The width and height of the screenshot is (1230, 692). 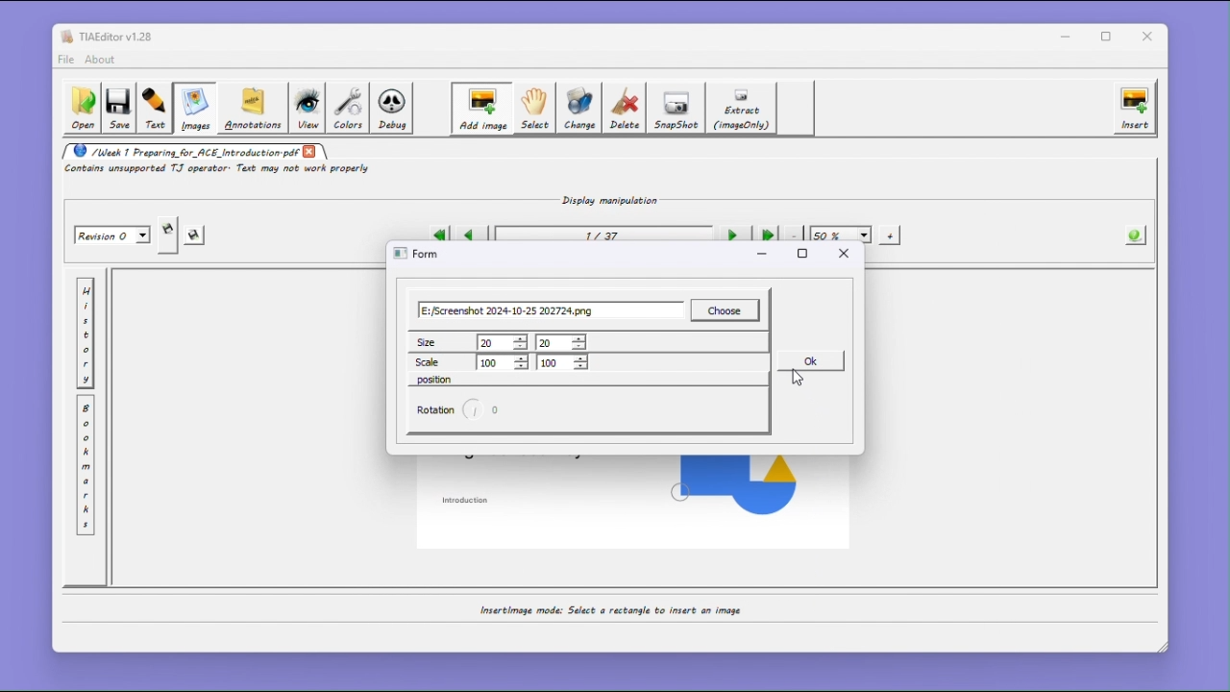 What do you see at coordinates (762, 258) in the screenshot?
I see `minimize` at bounding box center [762, 258].